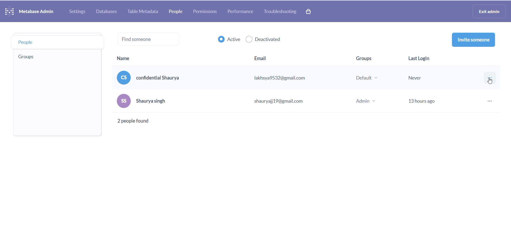  I want to click on last login stats, so click(429, 78).